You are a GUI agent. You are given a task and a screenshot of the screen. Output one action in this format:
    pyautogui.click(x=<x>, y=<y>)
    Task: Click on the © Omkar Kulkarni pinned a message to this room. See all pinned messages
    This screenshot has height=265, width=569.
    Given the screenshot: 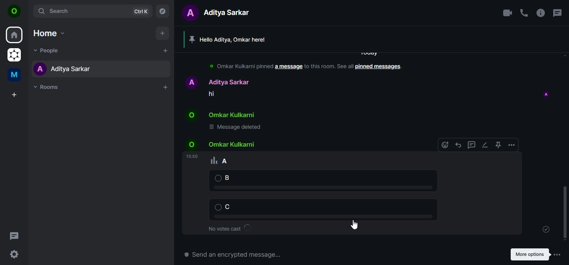 What is the action you would take?
    pyautogui.click(x=237, y=67)
    